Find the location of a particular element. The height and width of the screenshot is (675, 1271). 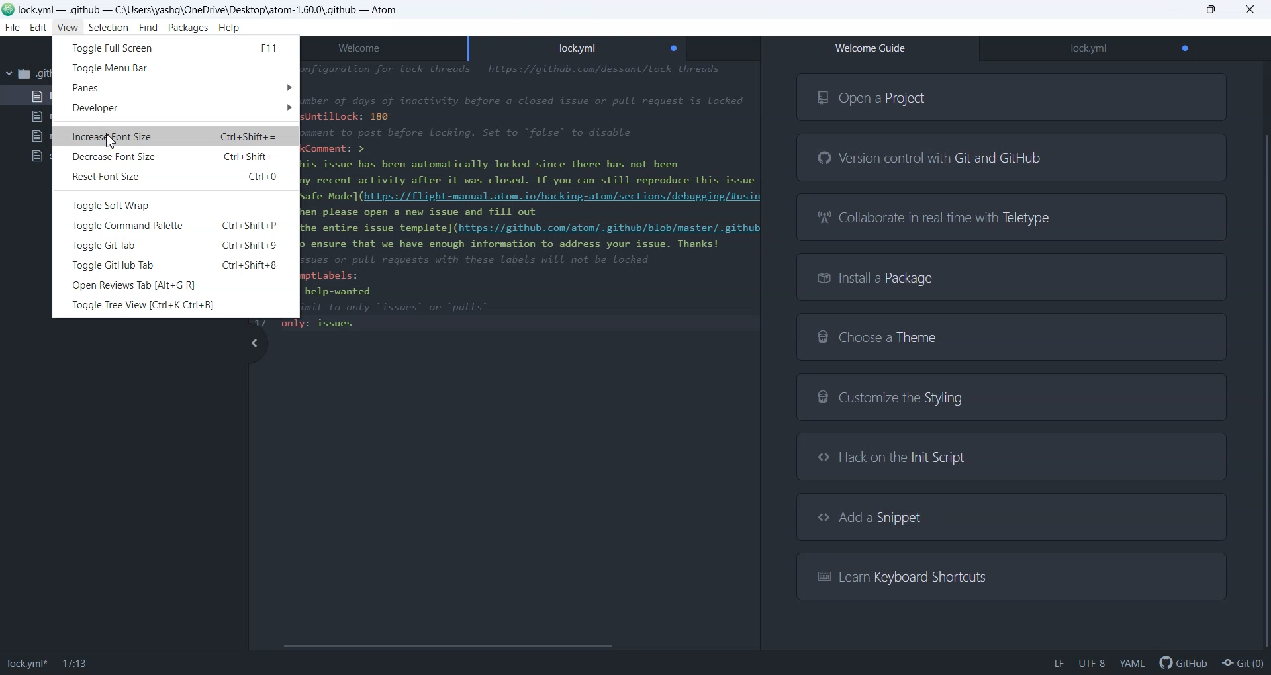

Customize the Styling is located at coordinates (1011, 399).